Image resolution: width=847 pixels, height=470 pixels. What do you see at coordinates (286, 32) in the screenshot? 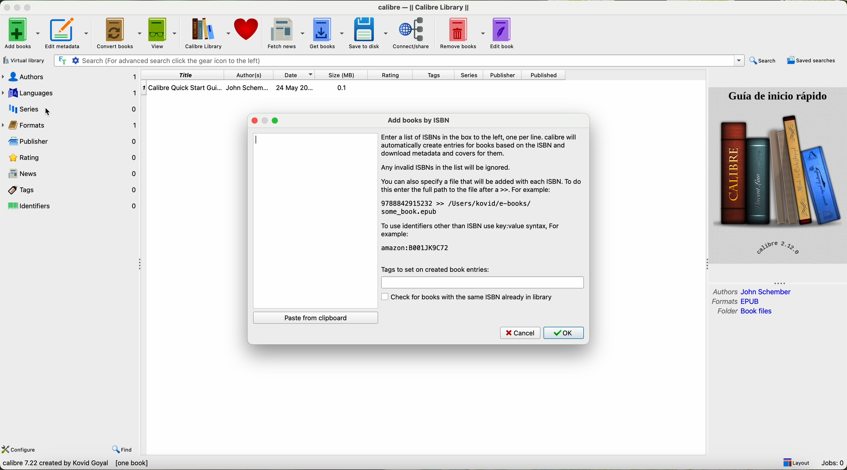
I see `fetch news` at bounding box center [286, 32].